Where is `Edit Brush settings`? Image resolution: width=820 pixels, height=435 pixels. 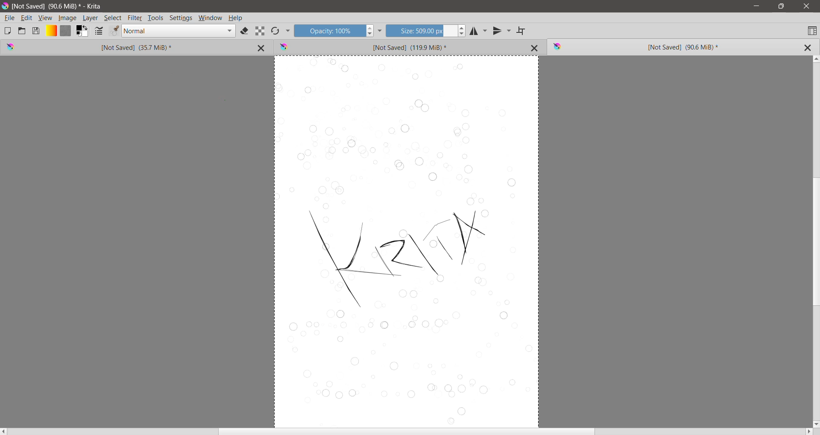
Edit Brush settings is located at coordinates (99, 32).